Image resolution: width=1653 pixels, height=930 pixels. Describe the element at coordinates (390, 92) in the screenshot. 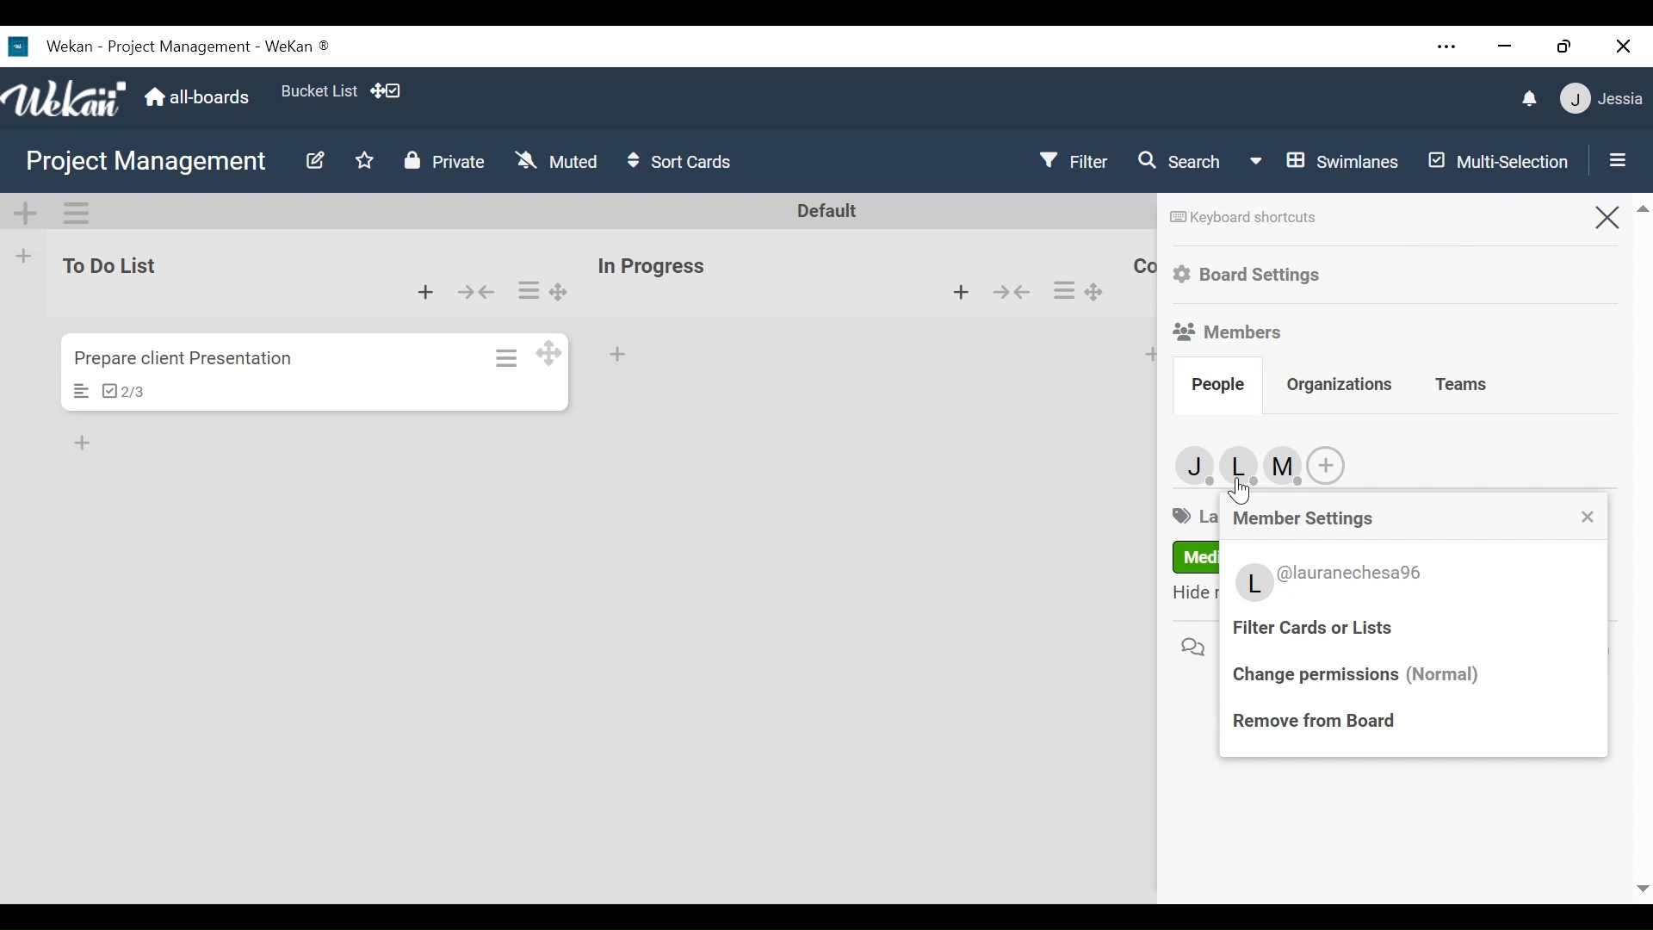

I see `Show desktop drag handles` at that location.